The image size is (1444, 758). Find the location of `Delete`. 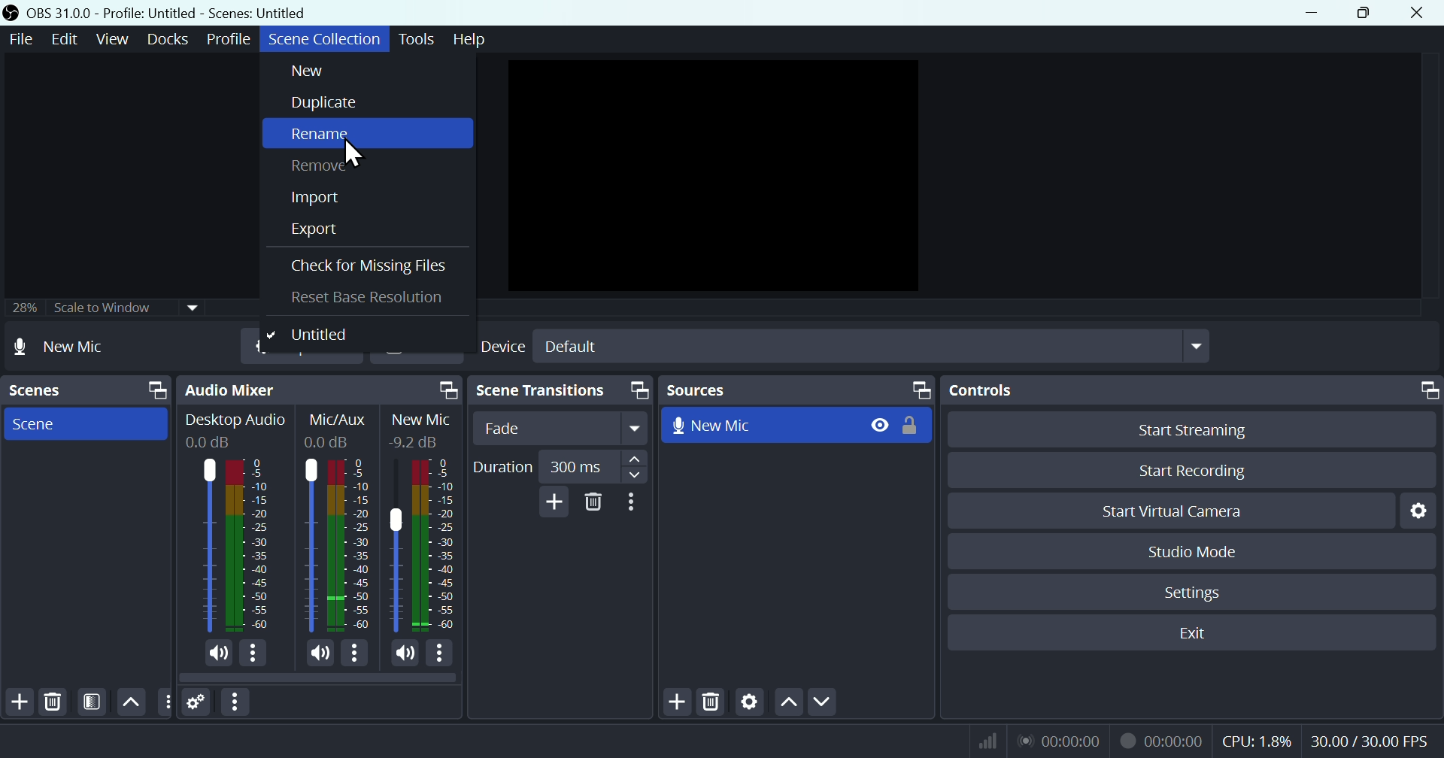

Delete is located at coordinates (712, 701).